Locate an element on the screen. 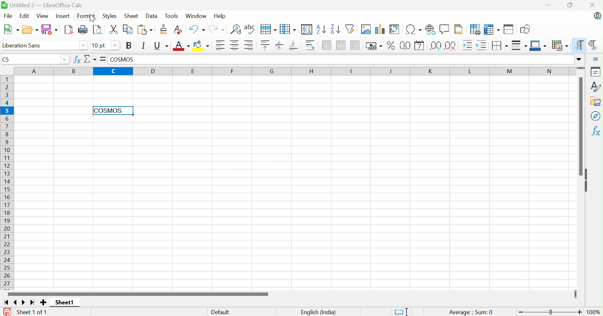 This screenshot has width=603, height=316. Underline is located at coordinates (161, 46).